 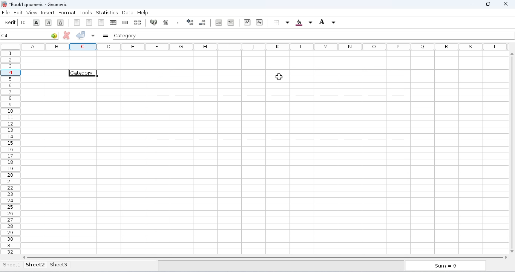 What do you see at coordinates (25, 22) in the screenshot?
I see `font size` at bounding box center [25, 22].